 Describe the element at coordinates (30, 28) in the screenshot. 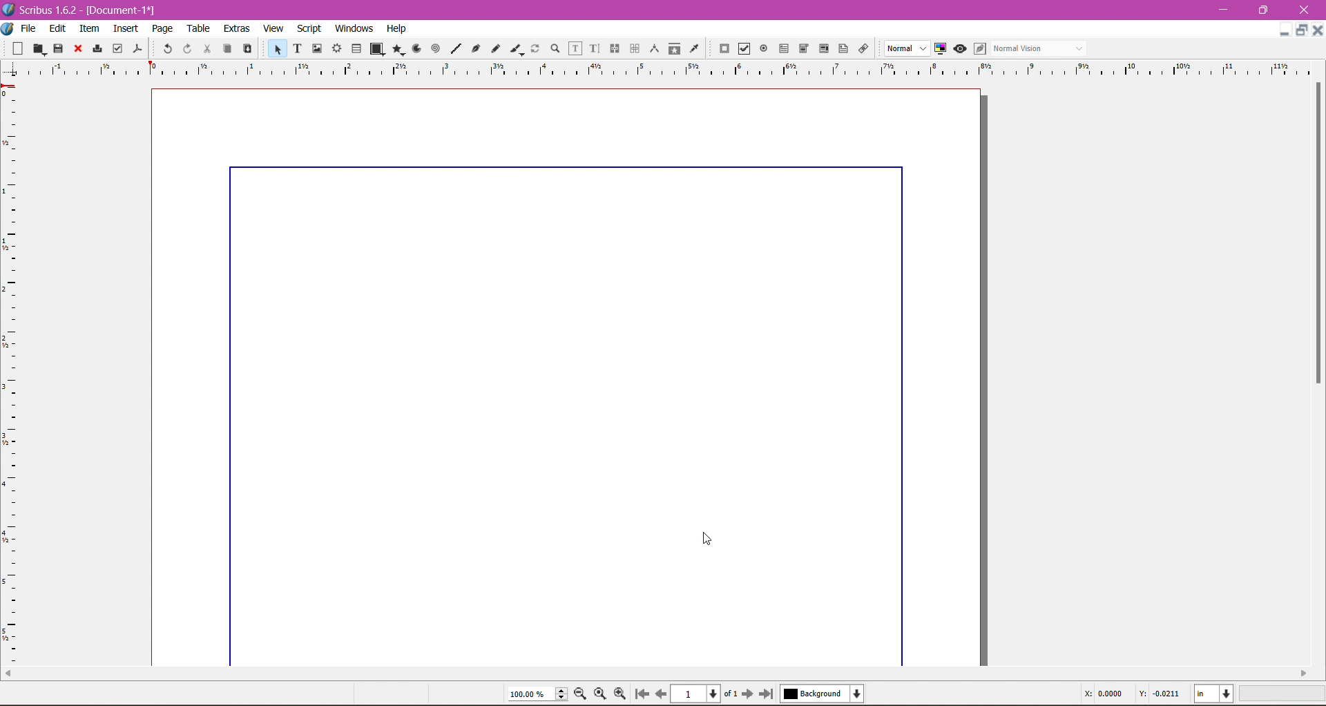

I see `File` at that location.